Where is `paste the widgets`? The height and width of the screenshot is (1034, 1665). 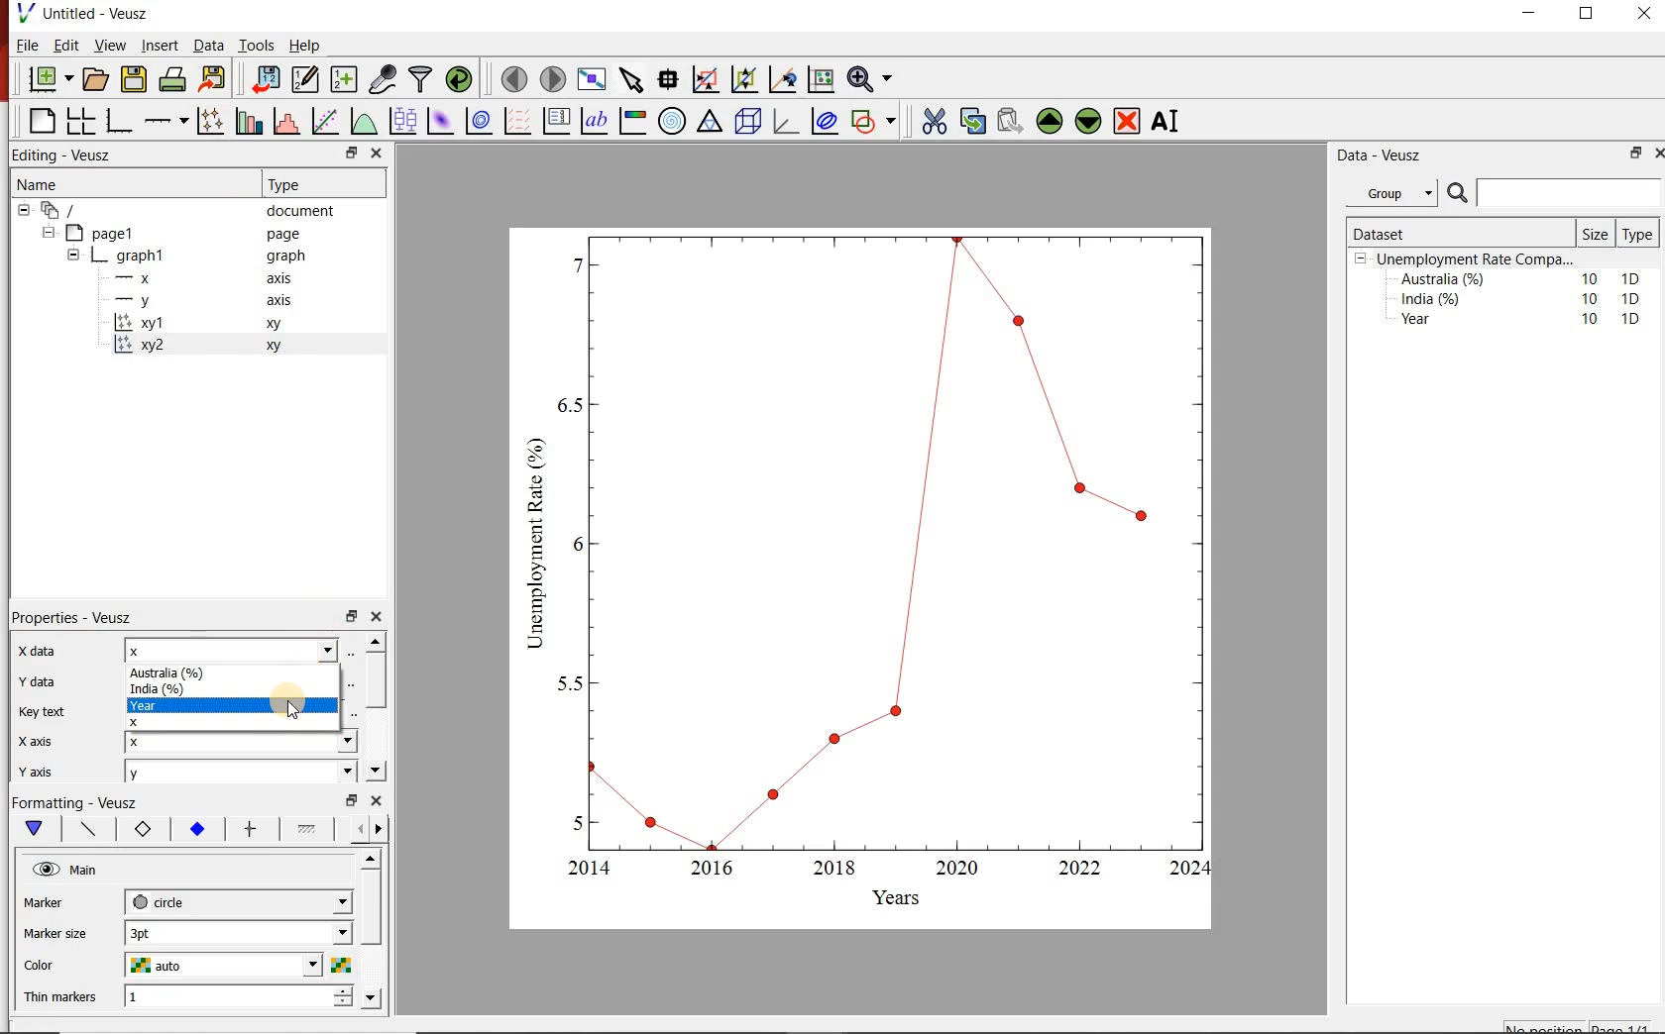 paste the widgets is located at coordinates (1011, 121).